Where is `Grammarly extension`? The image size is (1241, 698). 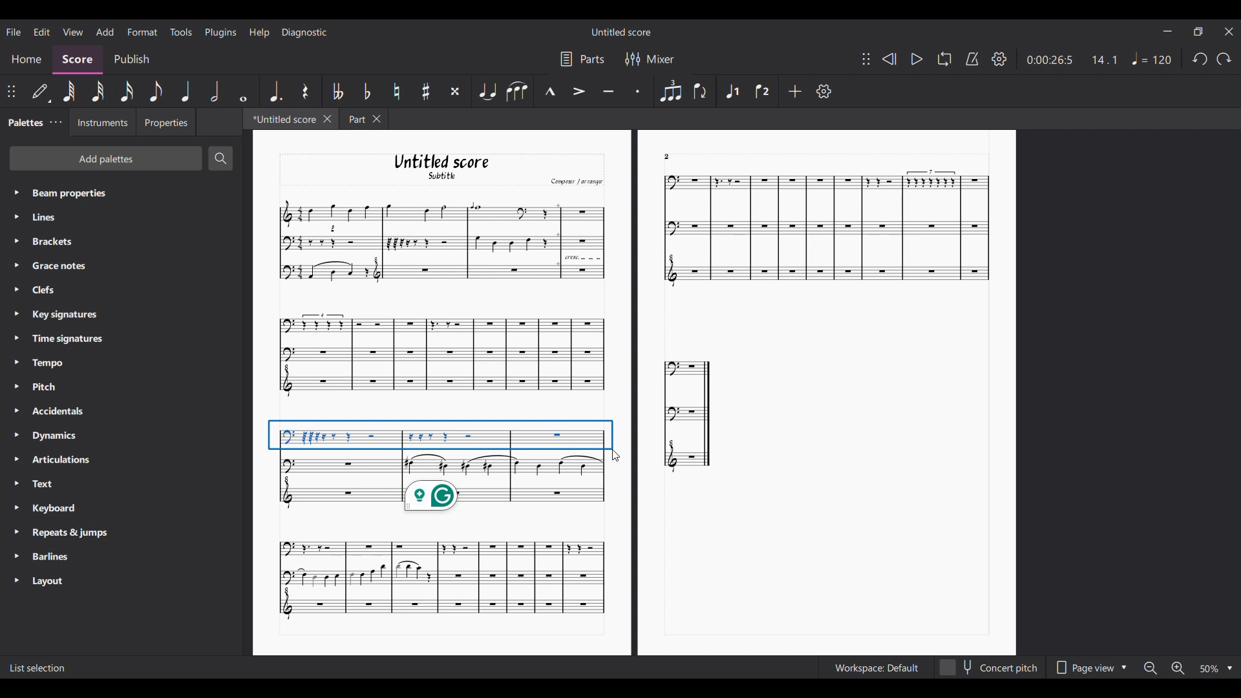
Grammarly extension is located at coordinates (431, 496).